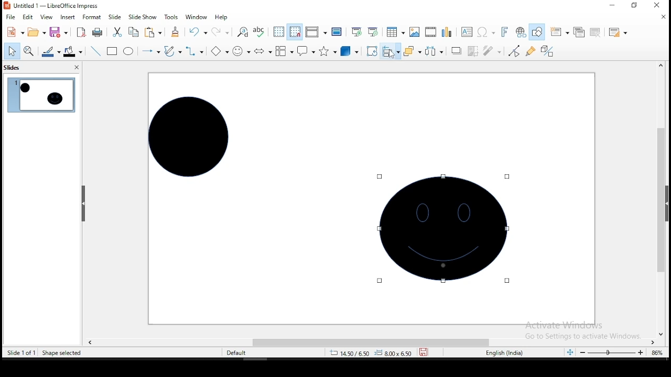 The height and width of the screenshot is (377, 671). I want to click on show draw functions, so click(539, 32).